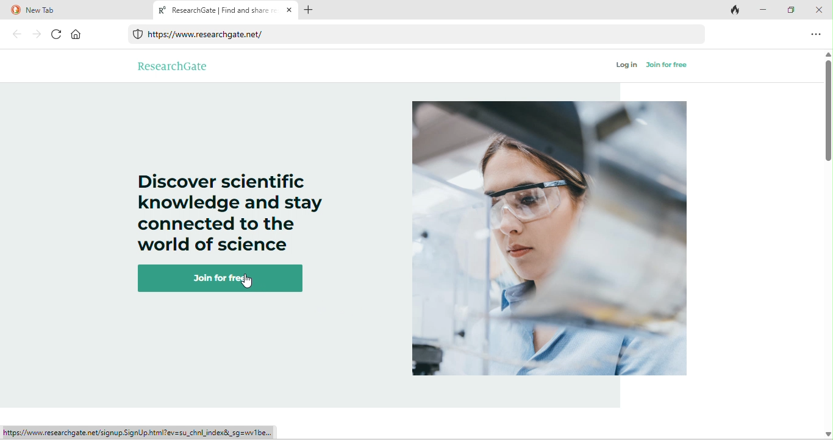  I want to click on Macsafe, so click(138, 35).